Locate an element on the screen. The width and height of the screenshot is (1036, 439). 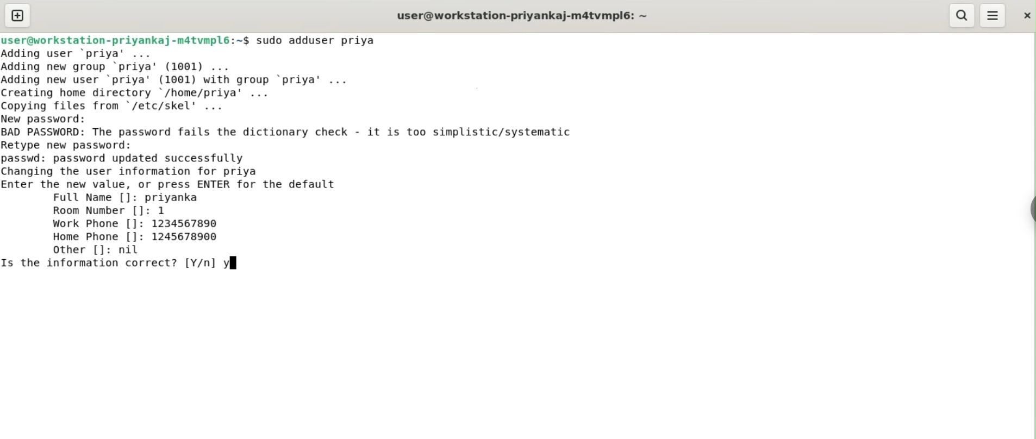
y is located at coordinates (230, 262).